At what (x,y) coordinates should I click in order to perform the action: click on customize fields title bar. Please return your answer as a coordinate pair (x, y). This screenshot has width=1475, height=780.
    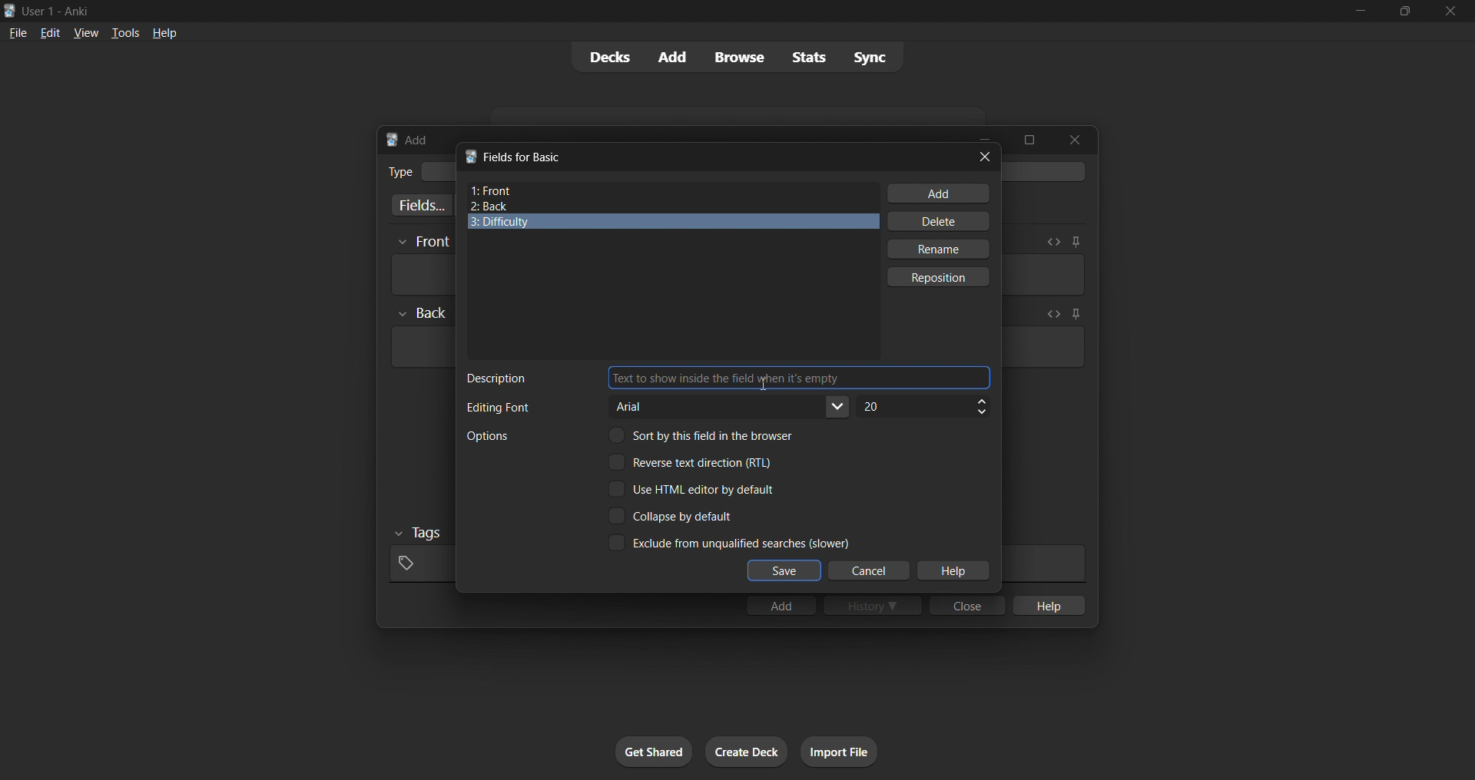
    Looking at the image, I should click on (525, 157).